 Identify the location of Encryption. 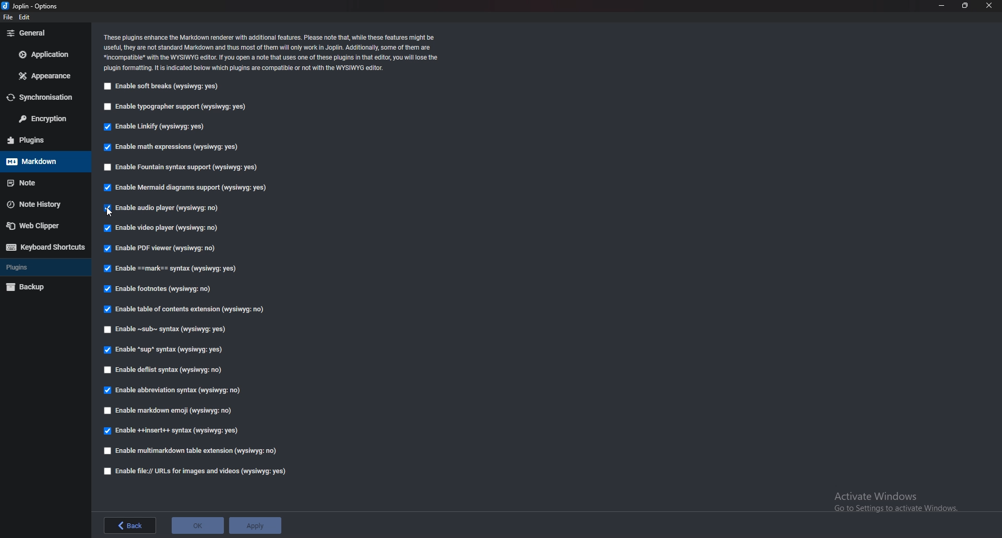
(43, 119).